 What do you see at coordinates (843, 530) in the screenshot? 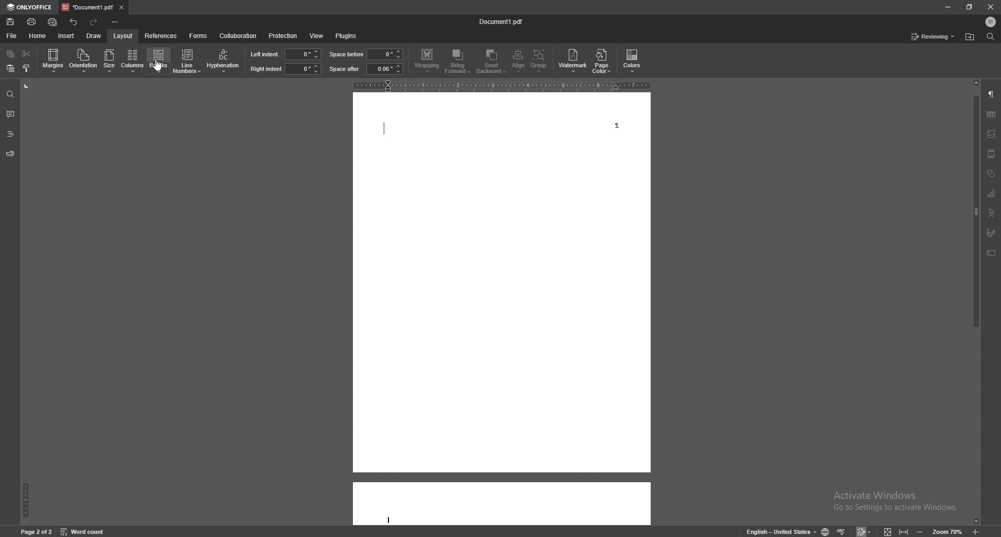
I see `spell check` at bounding box center [843, 530].